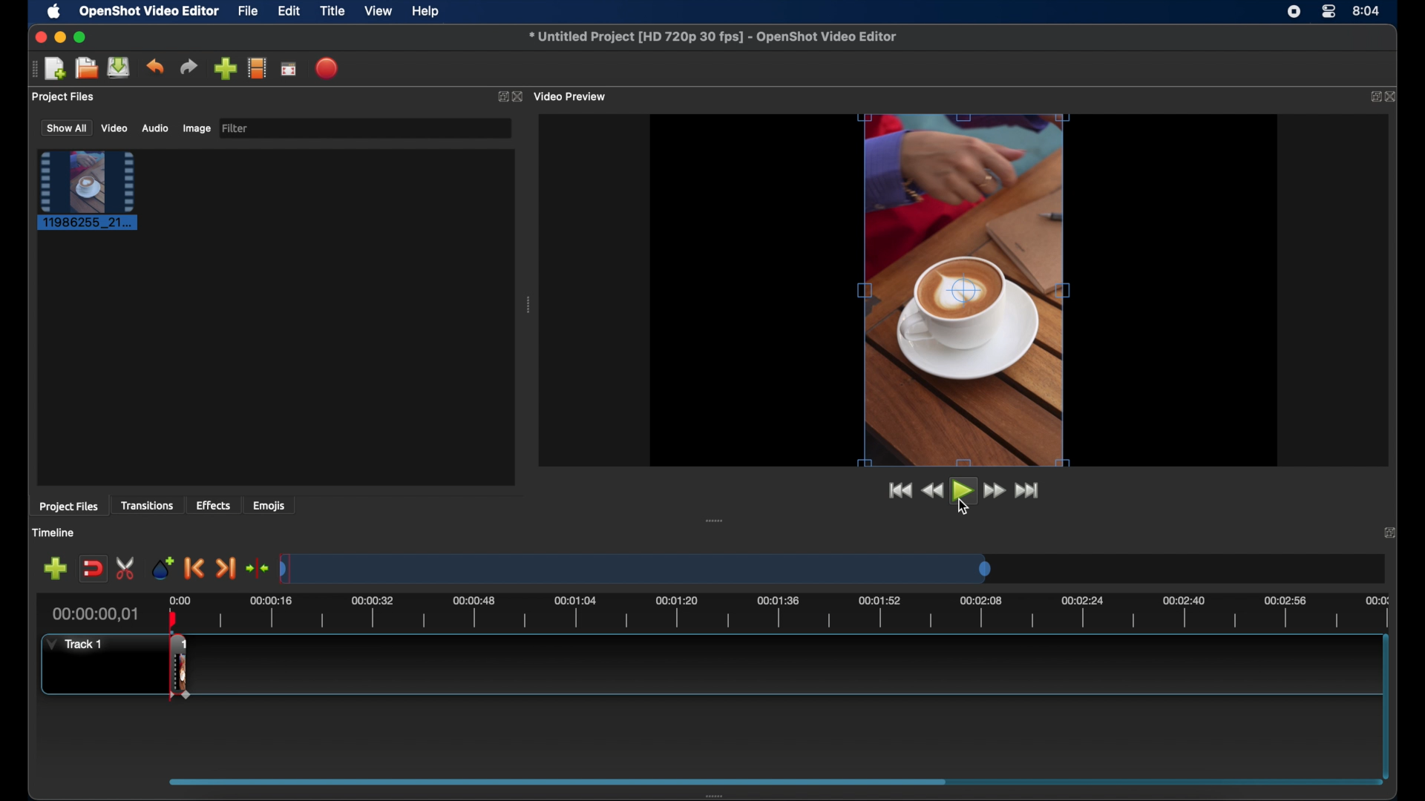 The image size is (1425, 801). I want to click on video preview, so click(965, 290).